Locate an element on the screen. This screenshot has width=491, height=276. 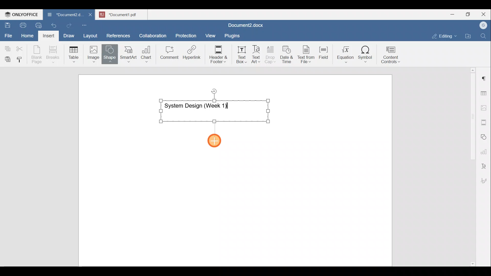
File is located at coordinates (9, 34).